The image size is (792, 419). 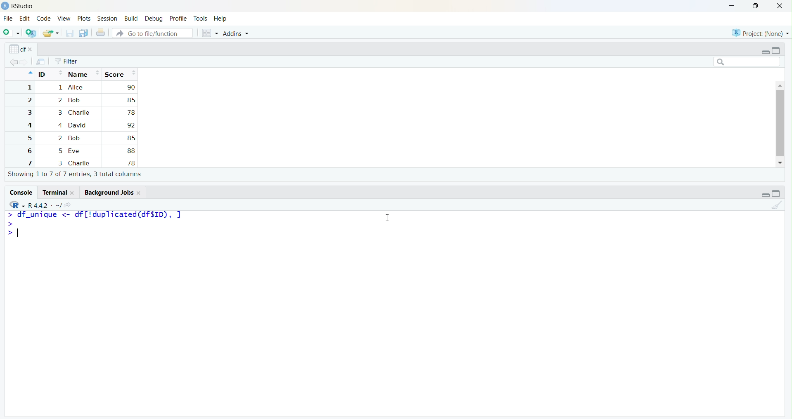 I want to click on 90, so click(x=131, y=87).